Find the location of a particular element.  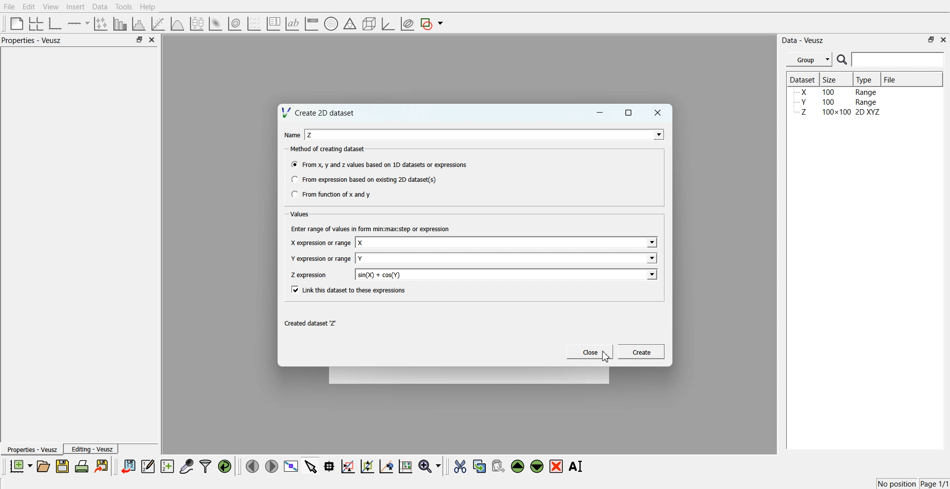

Drop down is located at coordinates (657, 134).